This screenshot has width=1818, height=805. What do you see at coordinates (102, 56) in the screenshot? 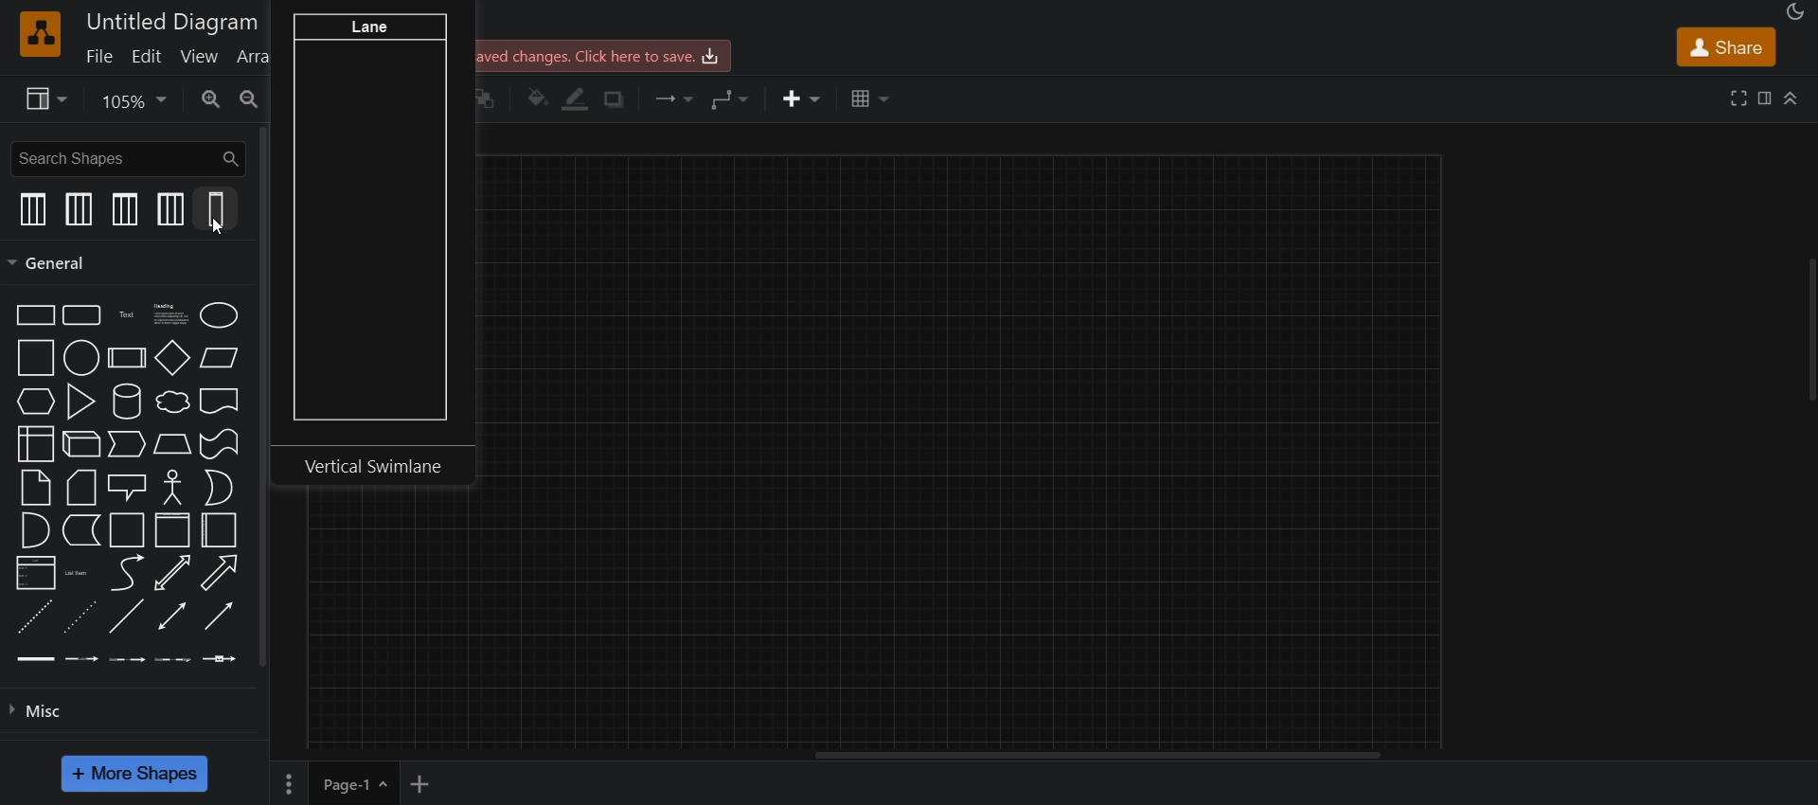
I see `file` at bounding box center [102, 56].